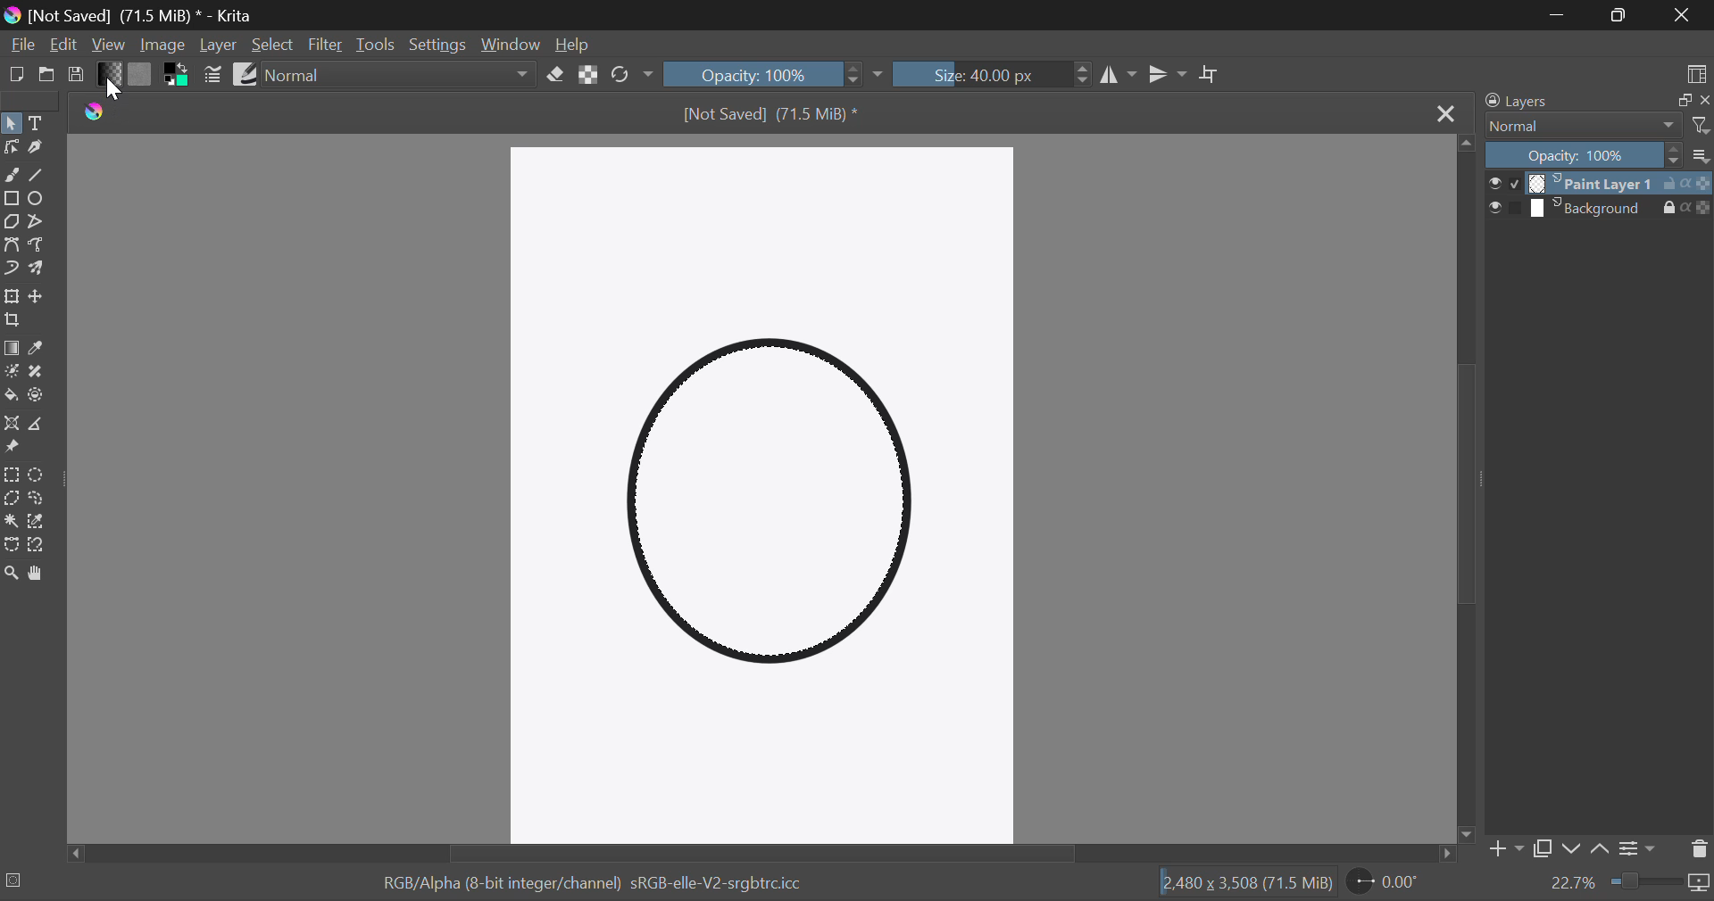 Image resolution: width=1714 pixels, height=901 pixels. I want to click on Gradient, so click(112, 77).